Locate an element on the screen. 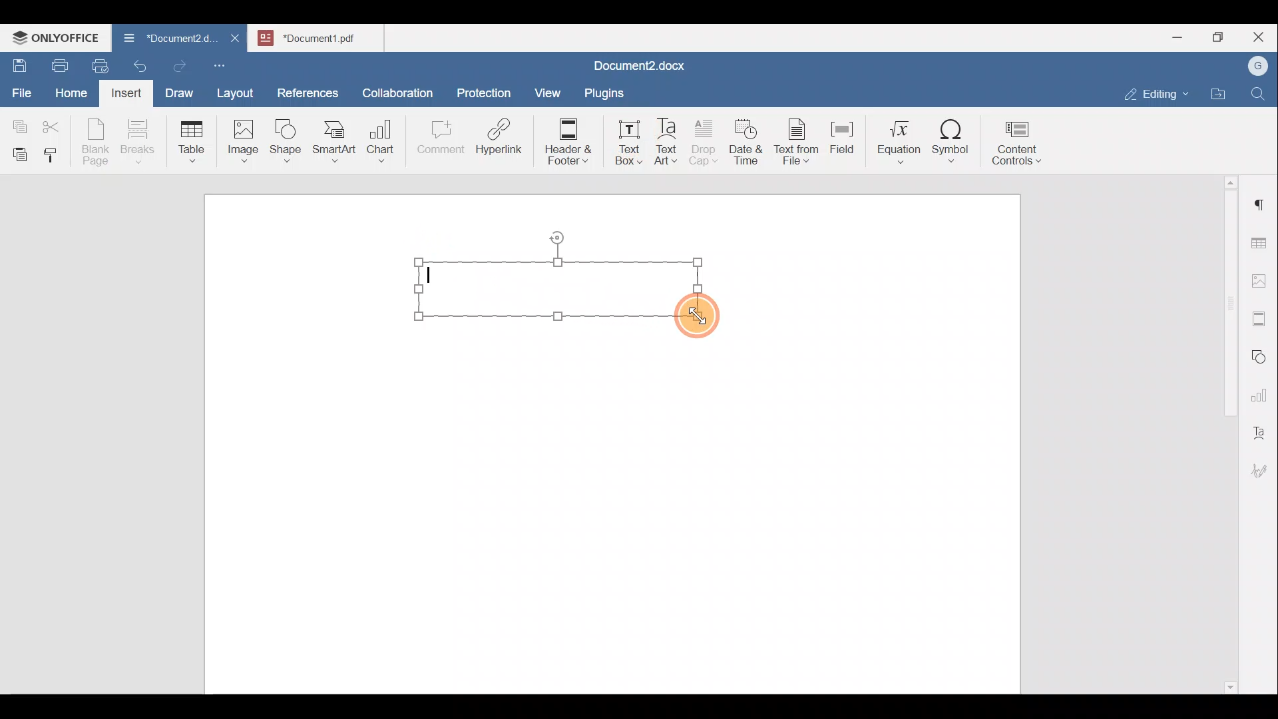  Insert is located at coordinates (122, 91).